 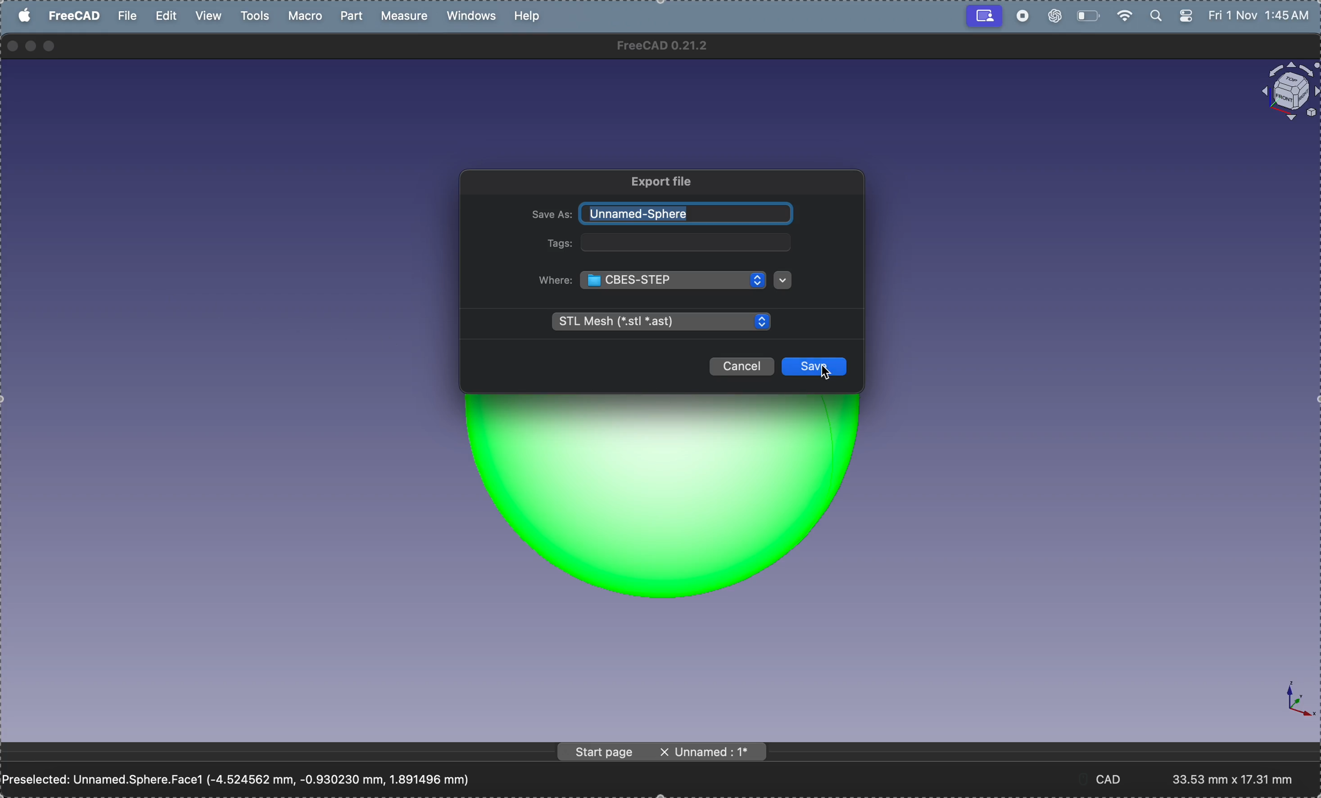 What do you see at coordinates (1088, 15) in the screenshot?
I see `battery` at bounding box center [1088, 15].